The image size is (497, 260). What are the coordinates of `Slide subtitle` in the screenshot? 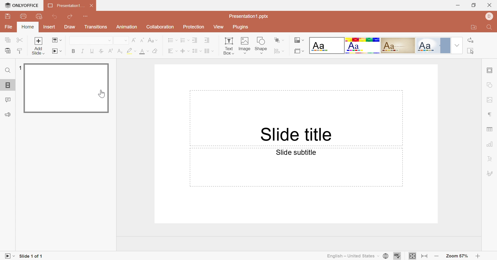 It's located at (296, 153).